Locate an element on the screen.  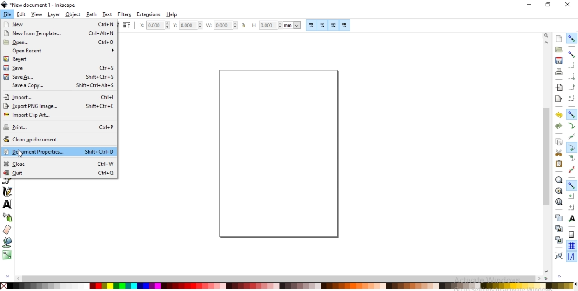
path is located at coordinates (92, 14).